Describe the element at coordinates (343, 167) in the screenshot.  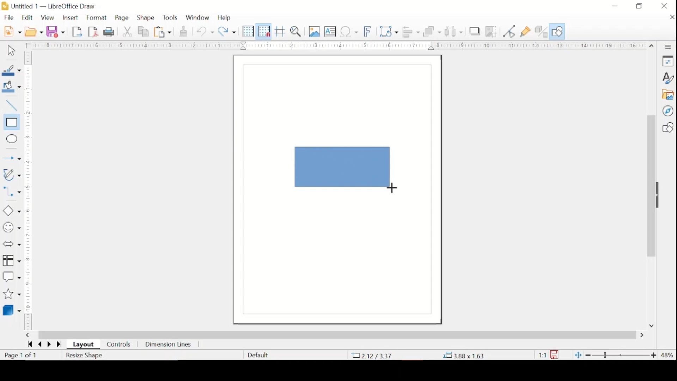
I see `rectangle` at that location.